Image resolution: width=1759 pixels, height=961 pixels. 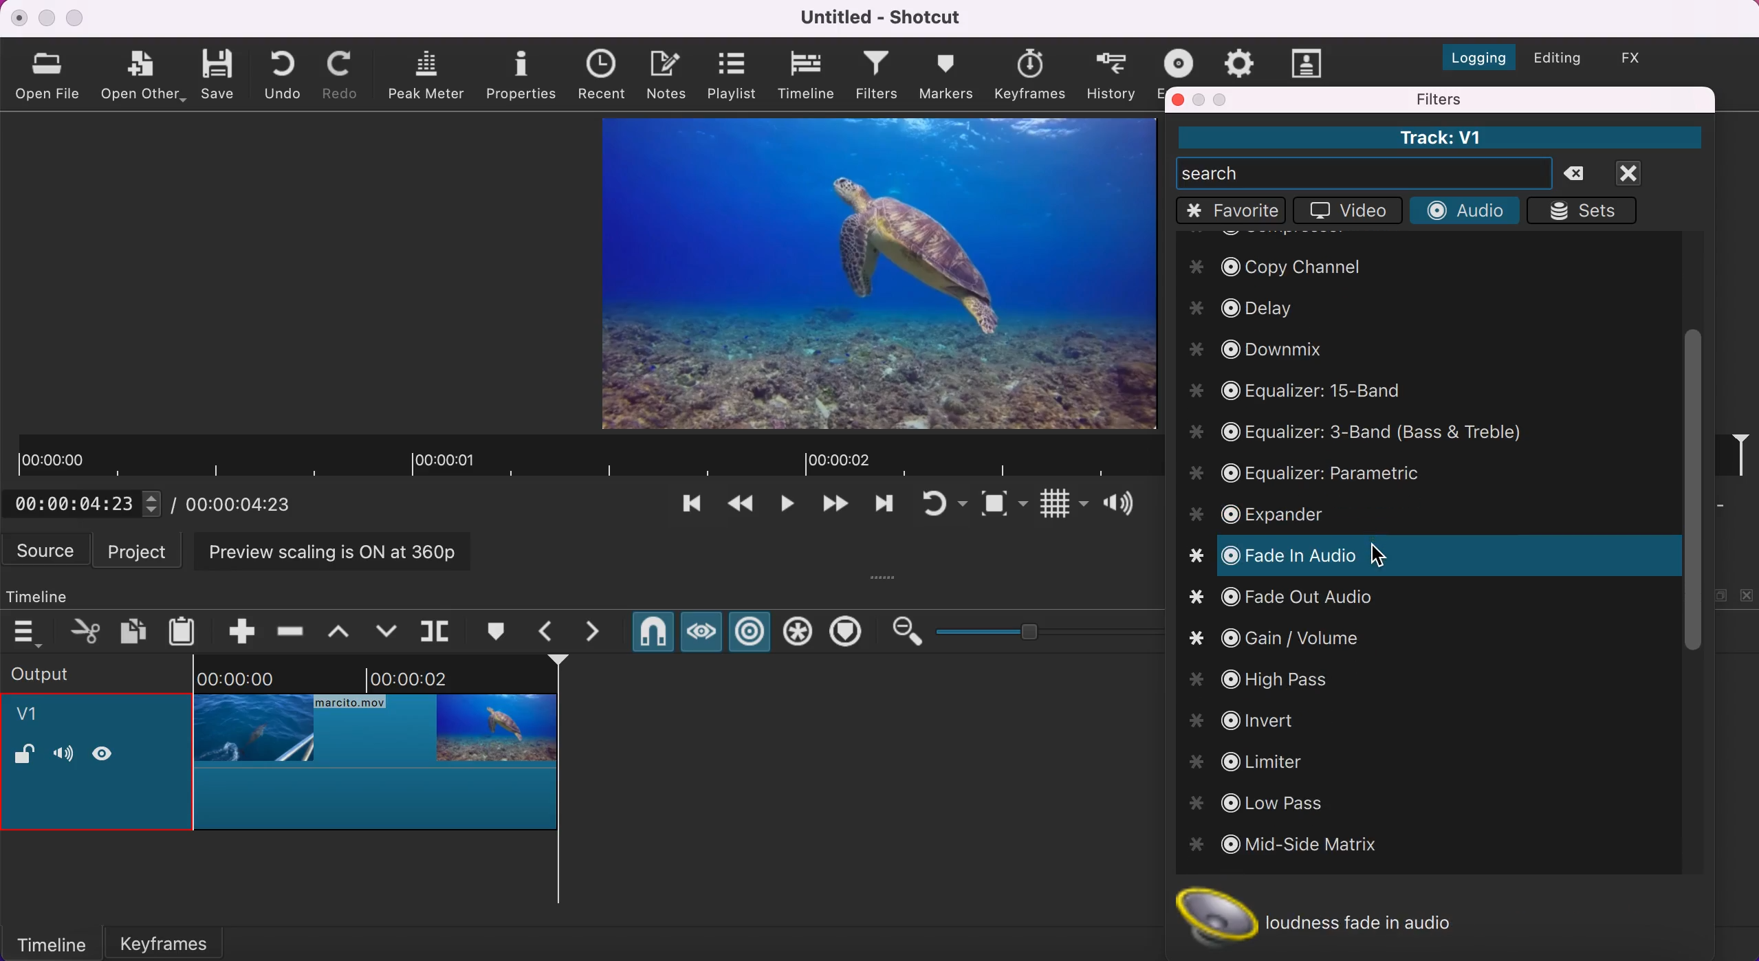 I want to click on show volume control, so click(x=1124, y=506).